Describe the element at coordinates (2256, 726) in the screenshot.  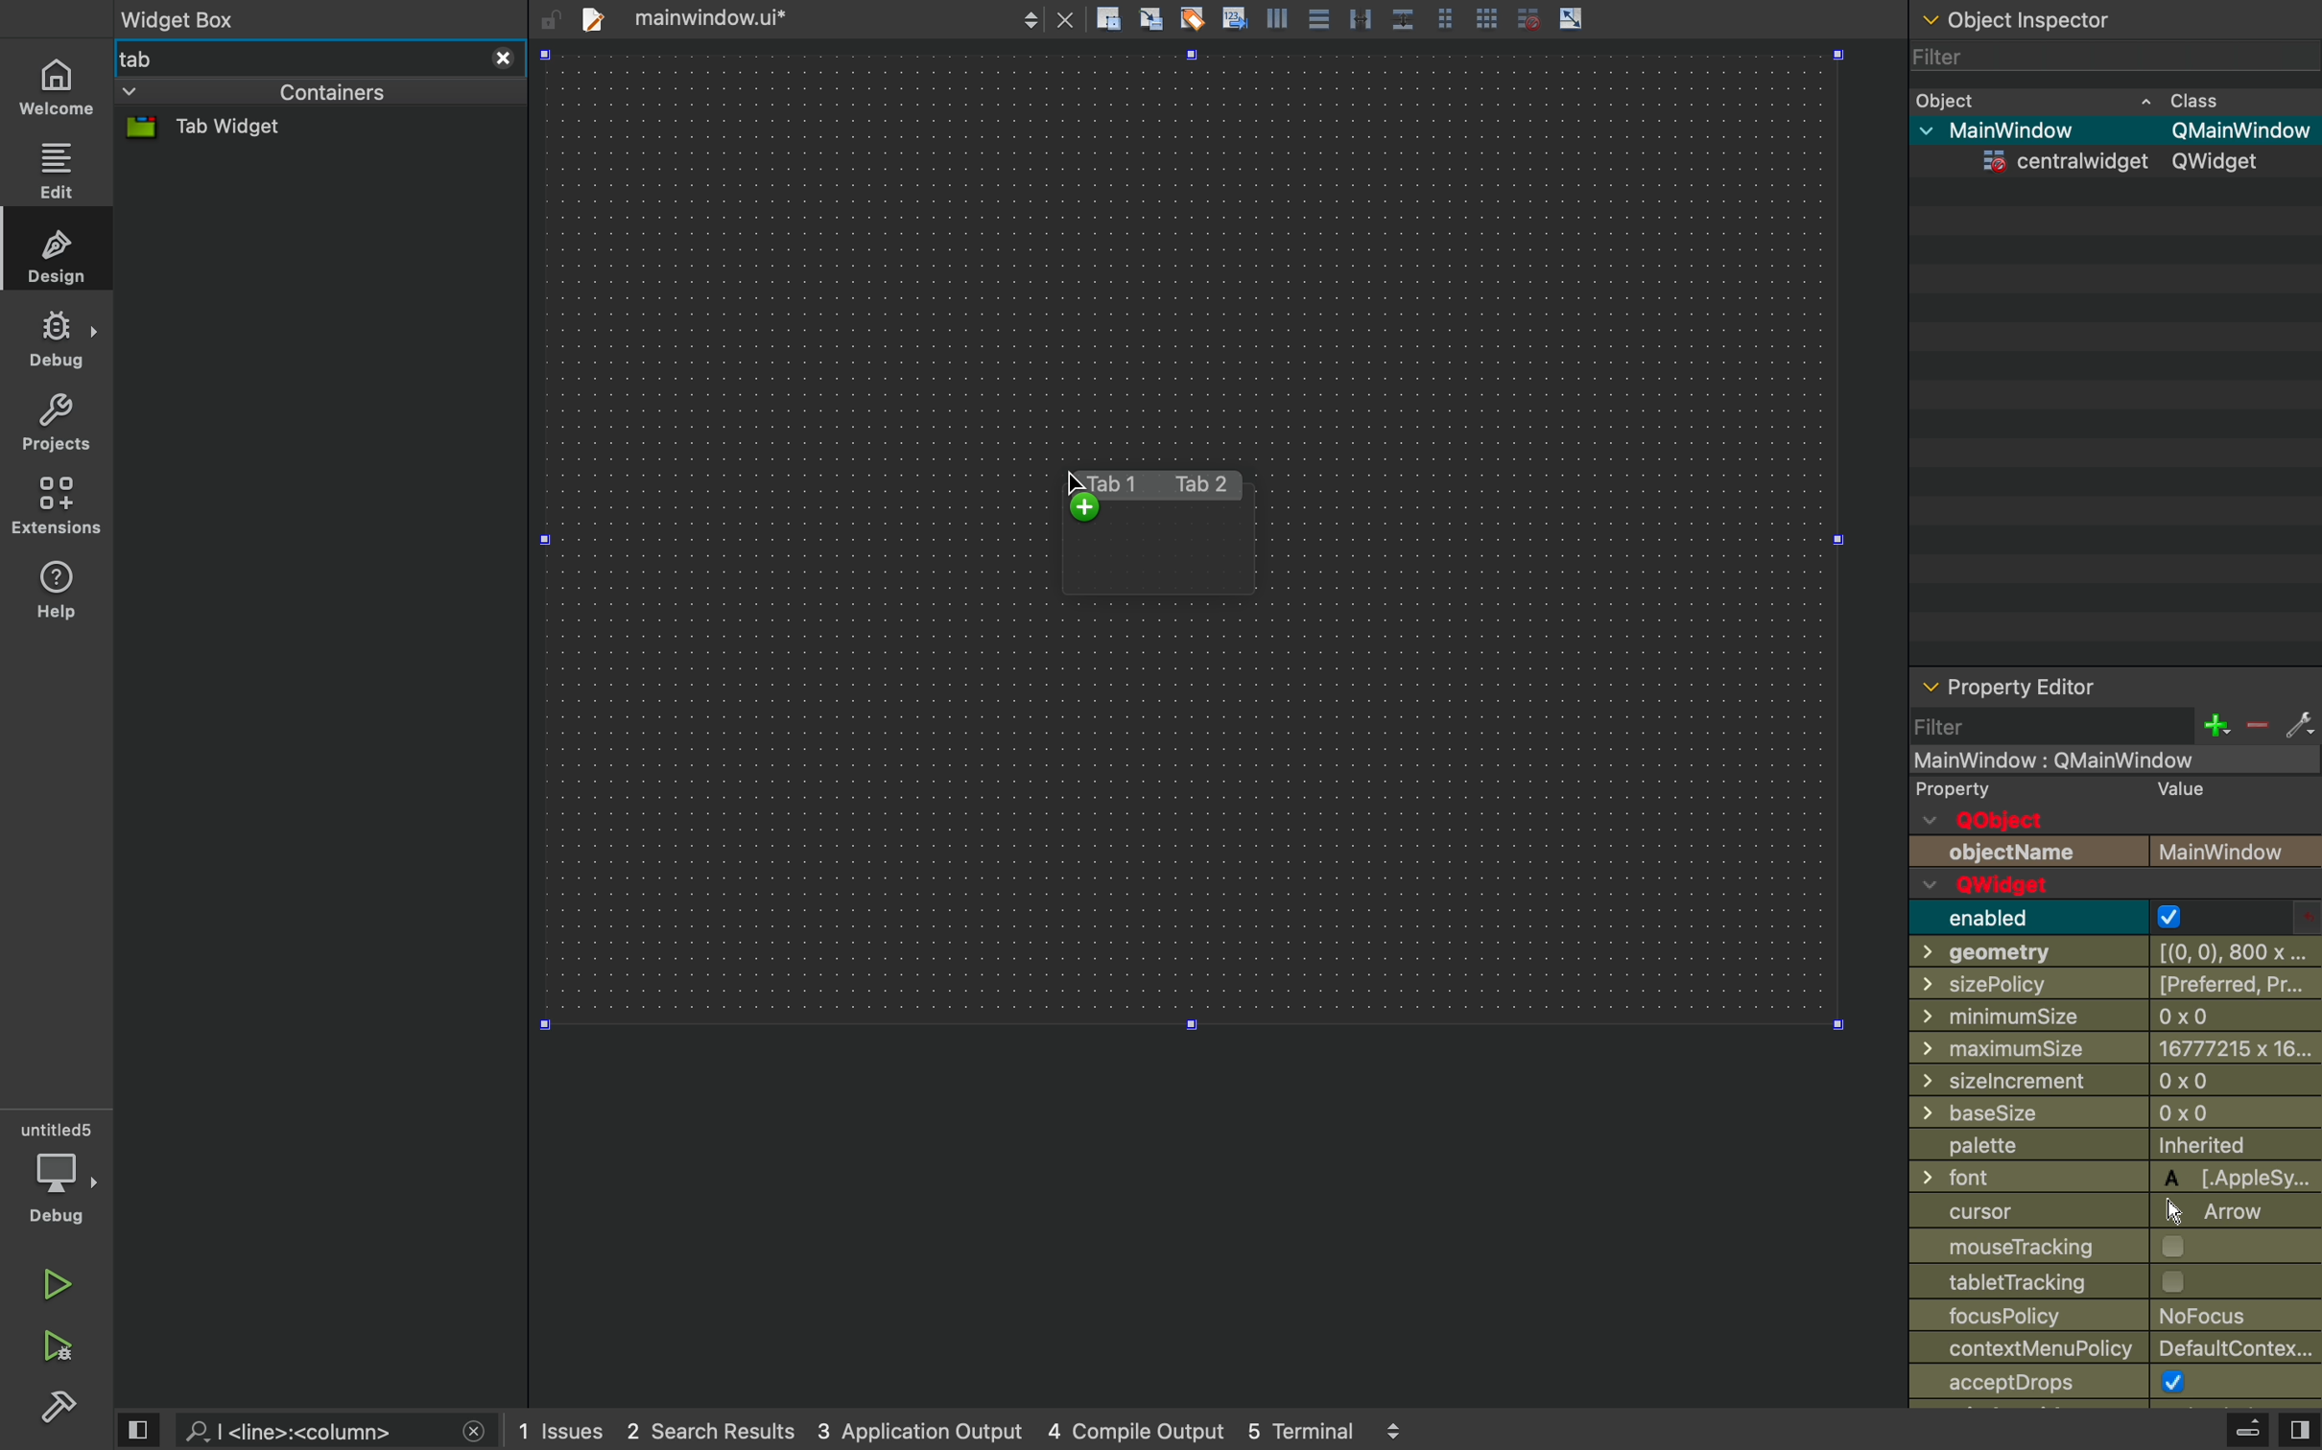
I see `minus` at that location.